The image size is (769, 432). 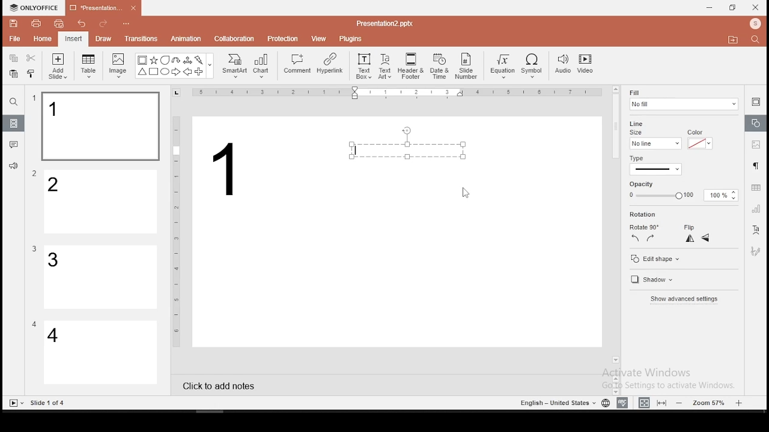 I want to click on header and footer, so click(x=412, y=67).